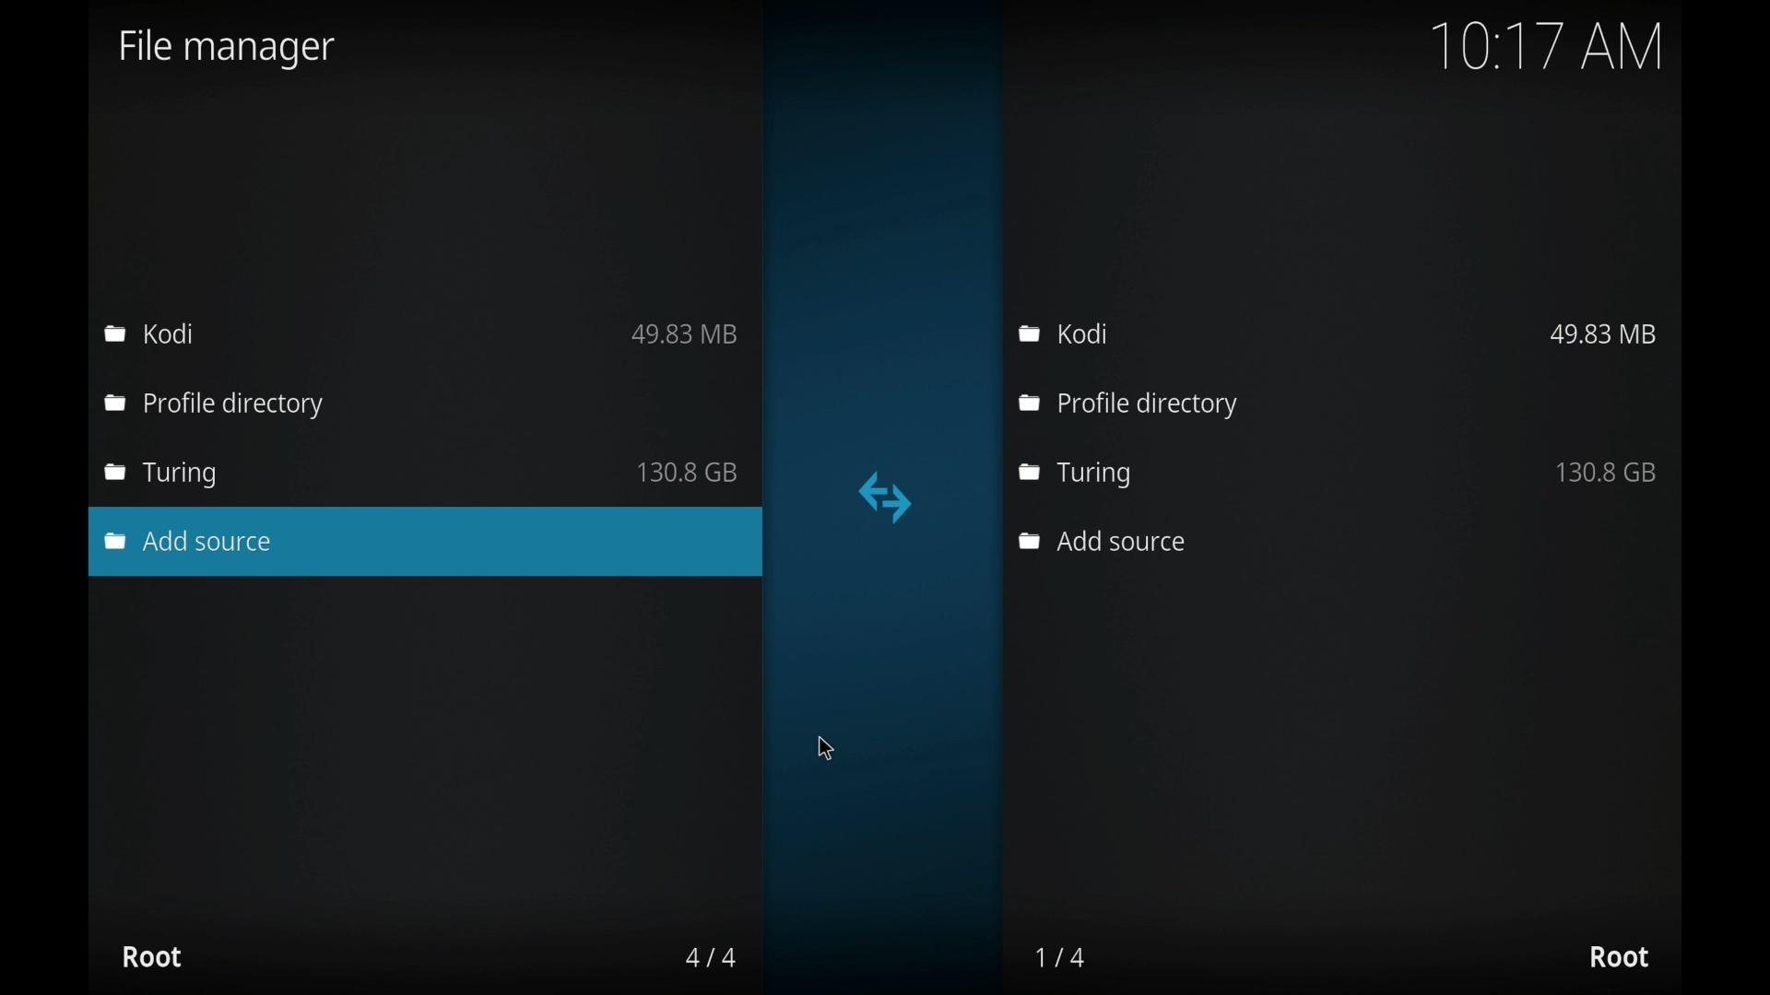  Describe the element at coordinates (825, 747) in the screenshot. I see `cursor` at that location.